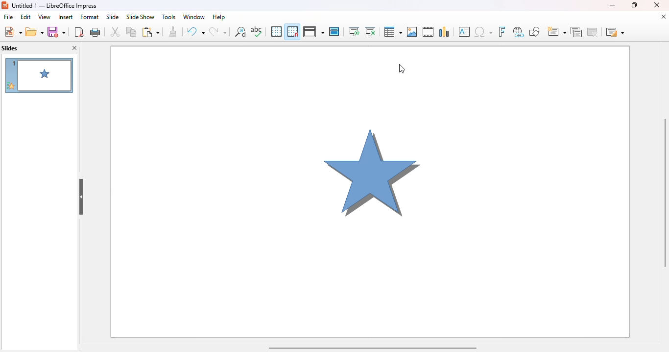 This screenshot has width=669, height=352. What do you see at coordinates (334, 31) in the screenshot?
I see `master slide` at bounding box center [334, 31].